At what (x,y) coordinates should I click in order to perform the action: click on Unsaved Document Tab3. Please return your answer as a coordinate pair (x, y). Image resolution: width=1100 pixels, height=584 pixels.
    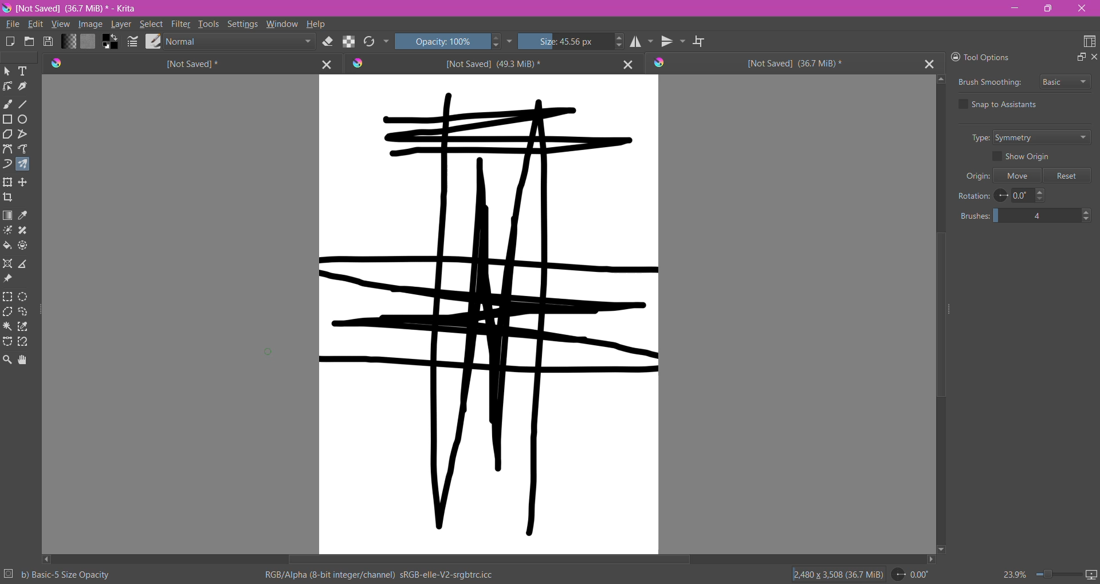
    Looking at the image, I should click on (783, 64).